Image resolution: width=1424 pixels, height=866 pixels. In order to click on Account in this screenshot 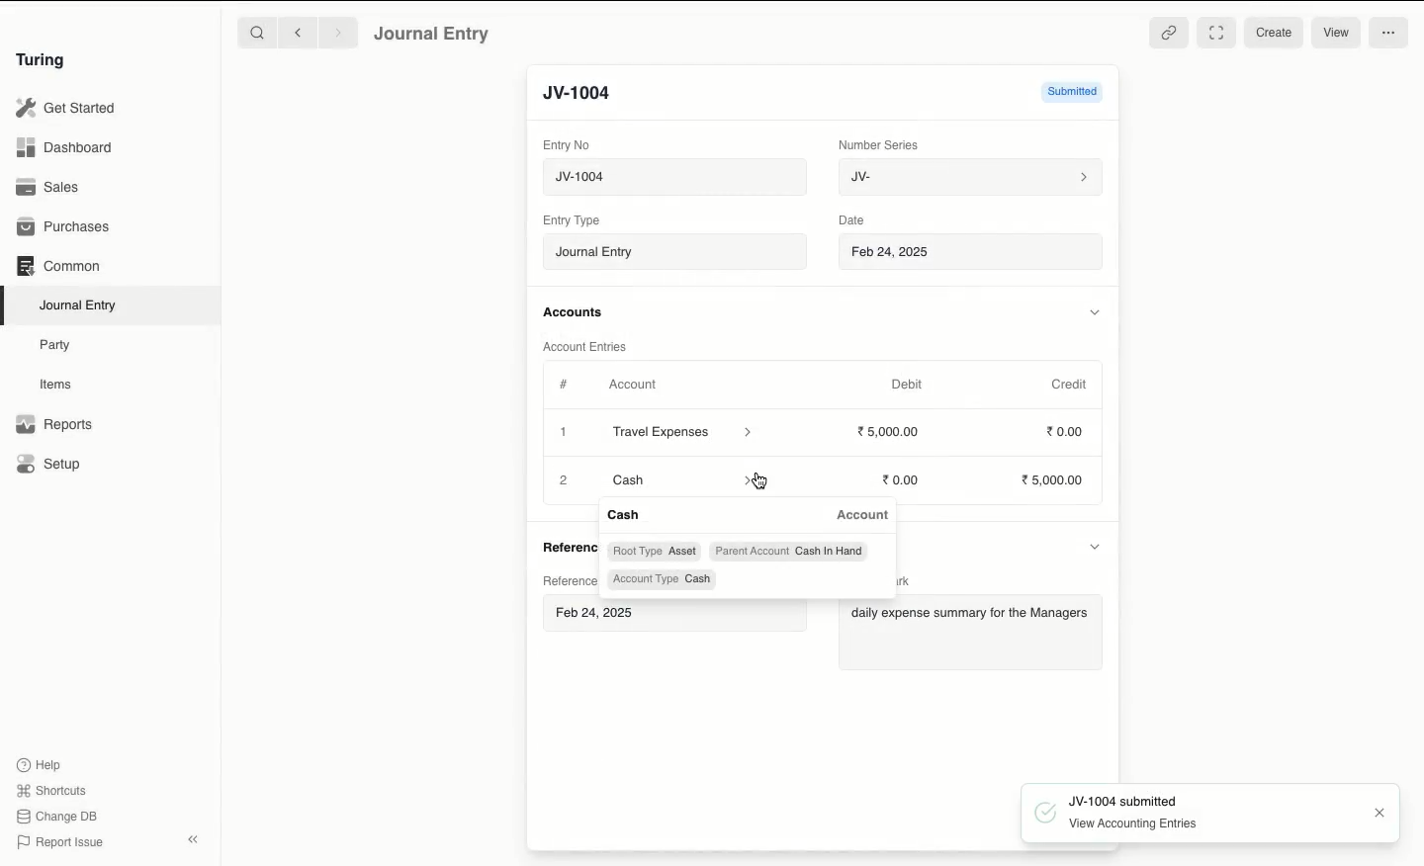, I will do `click(862, 516)`.